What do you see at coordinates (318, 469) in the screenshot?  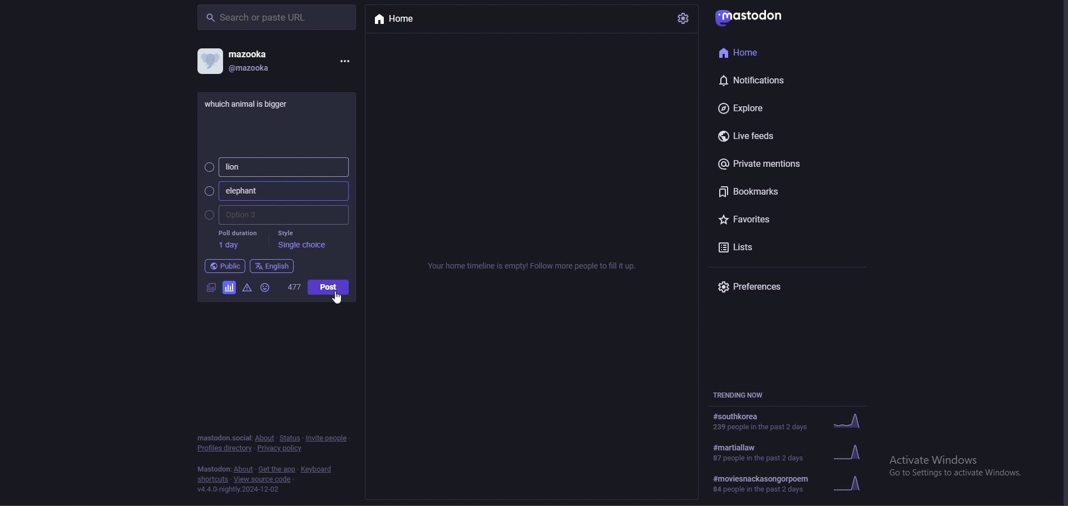 I see `keyboard` at bounding box center [318, 469].